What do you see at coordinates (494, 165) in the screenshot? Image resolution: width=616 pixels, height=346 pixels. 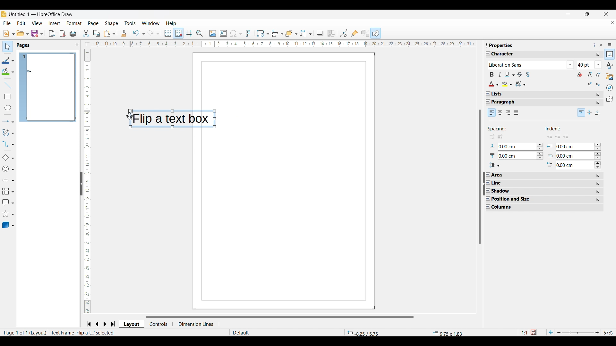 I see `Set line spacing options` at bounding box center [494, 165].